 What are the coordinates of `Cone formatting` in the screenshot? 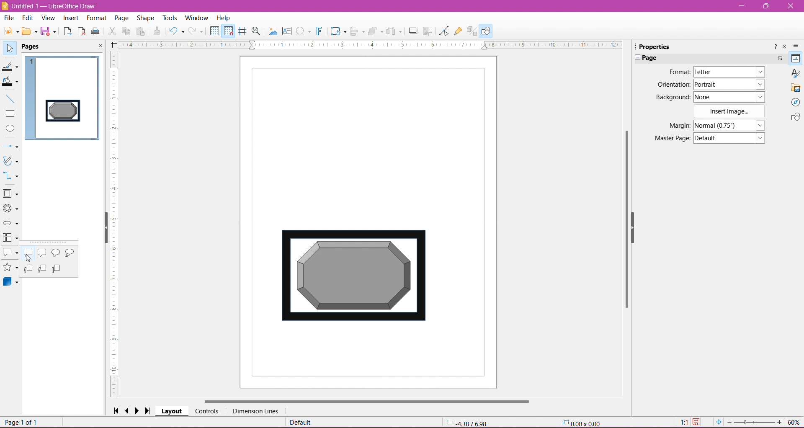 It's located at (157, 32).